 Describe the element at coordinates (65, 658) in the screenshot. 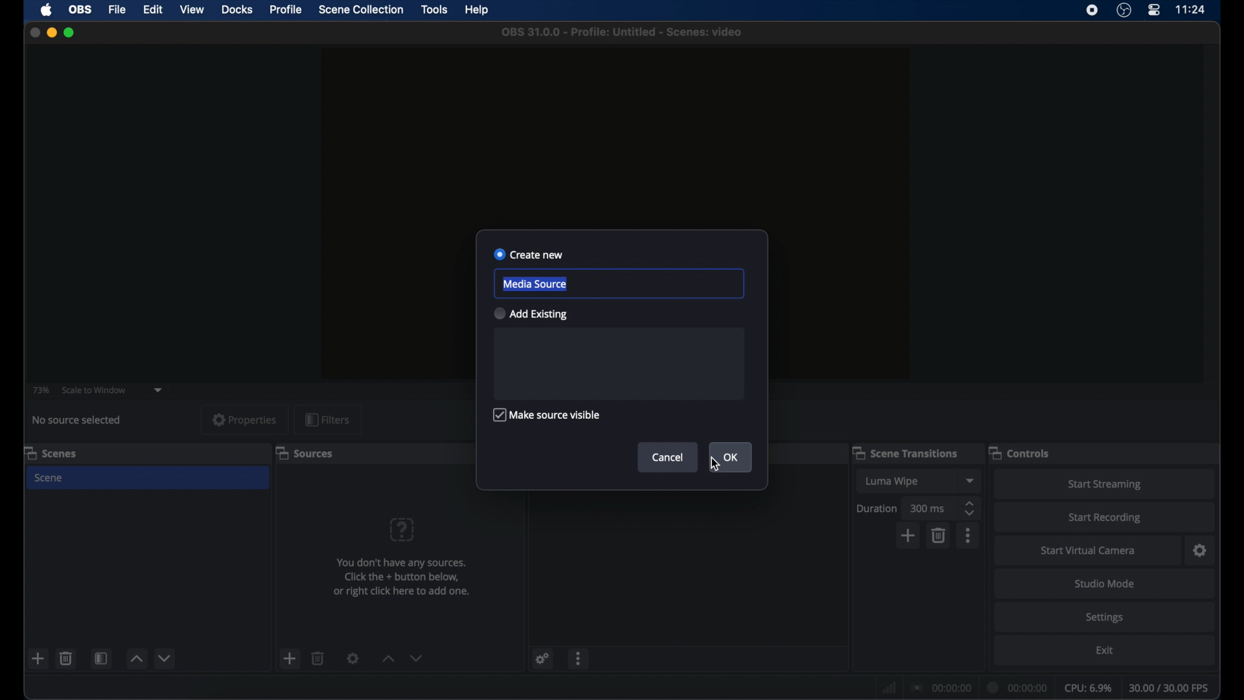

I see `delete` at that location.